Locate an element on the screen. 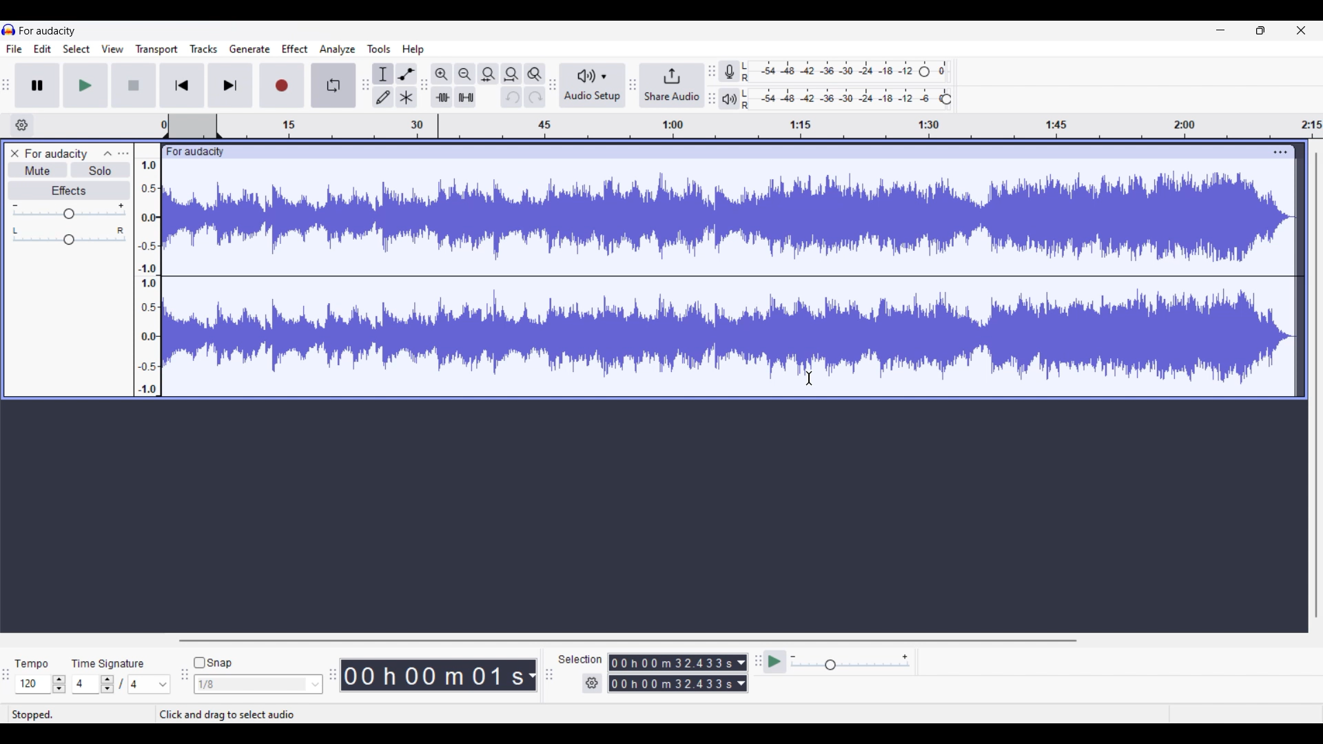 This screenshot has height=744, width=1323. Open menu is located at coordinates (123, 154).